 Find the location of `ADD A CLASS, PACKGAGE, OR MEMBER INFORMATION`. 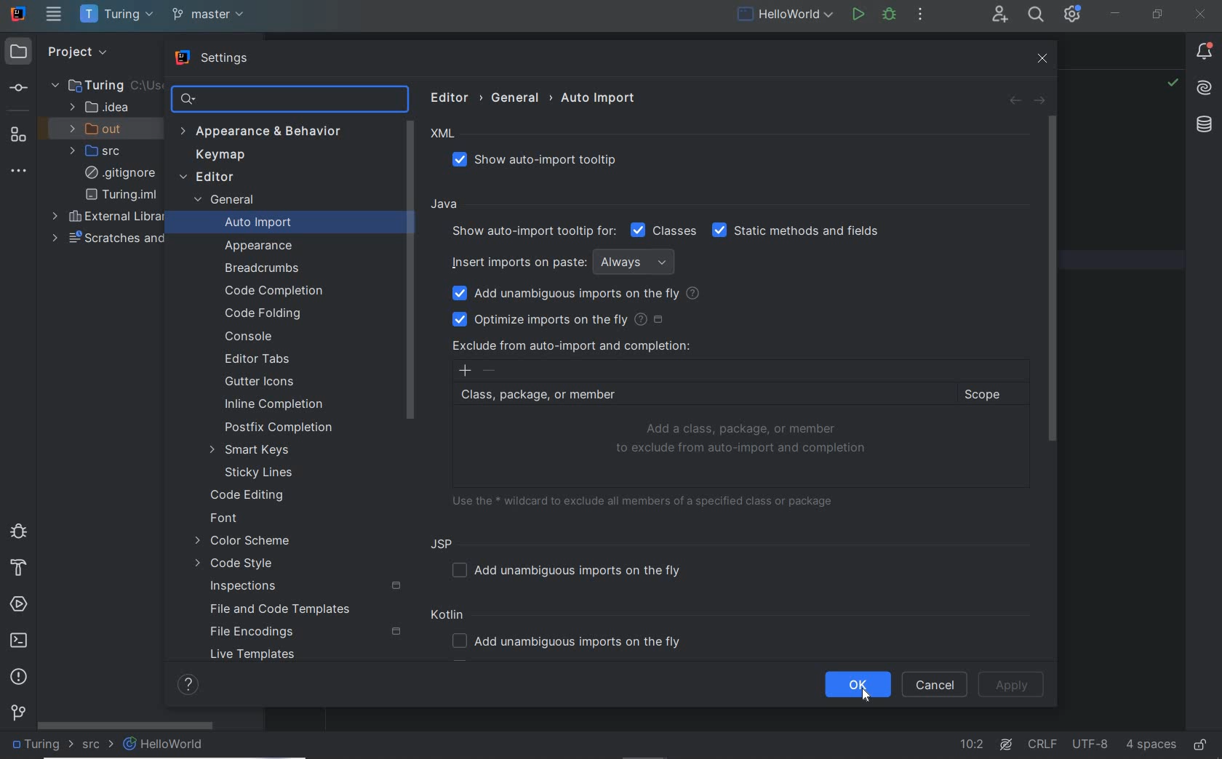

ADD A CLASS, PACKGAGE, OR MEMBER INFORMATION is located at coordinates (743, 439).